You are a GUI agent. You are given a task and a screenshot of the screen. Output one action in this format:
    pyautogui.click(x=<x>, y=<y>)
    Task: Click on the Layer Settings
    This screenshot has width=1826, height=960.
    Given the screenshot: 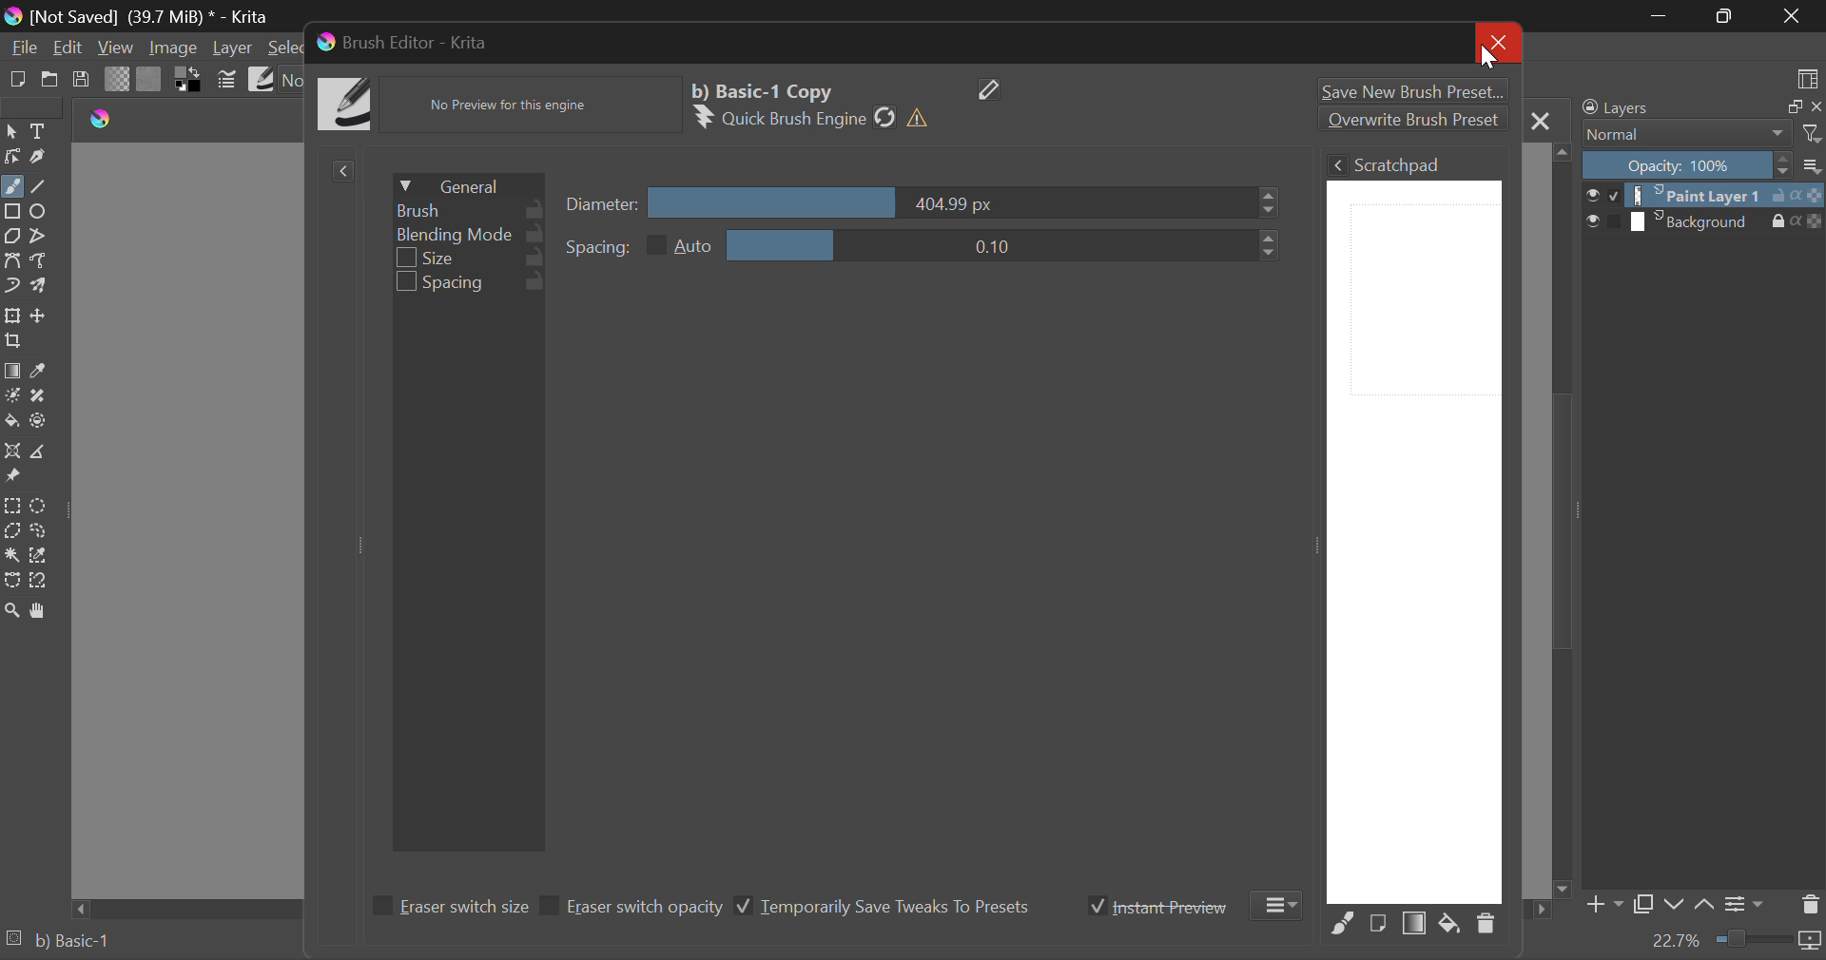 What is the action you would take?
    pyautogui.click(x=1746, y=904)
    